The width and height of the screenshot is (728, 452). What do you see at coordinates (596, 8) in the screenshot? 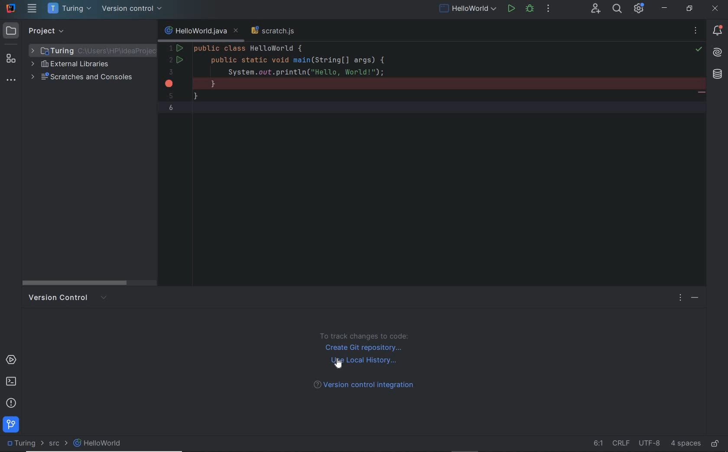
I see `code with me` at bounding box center [596, 8].